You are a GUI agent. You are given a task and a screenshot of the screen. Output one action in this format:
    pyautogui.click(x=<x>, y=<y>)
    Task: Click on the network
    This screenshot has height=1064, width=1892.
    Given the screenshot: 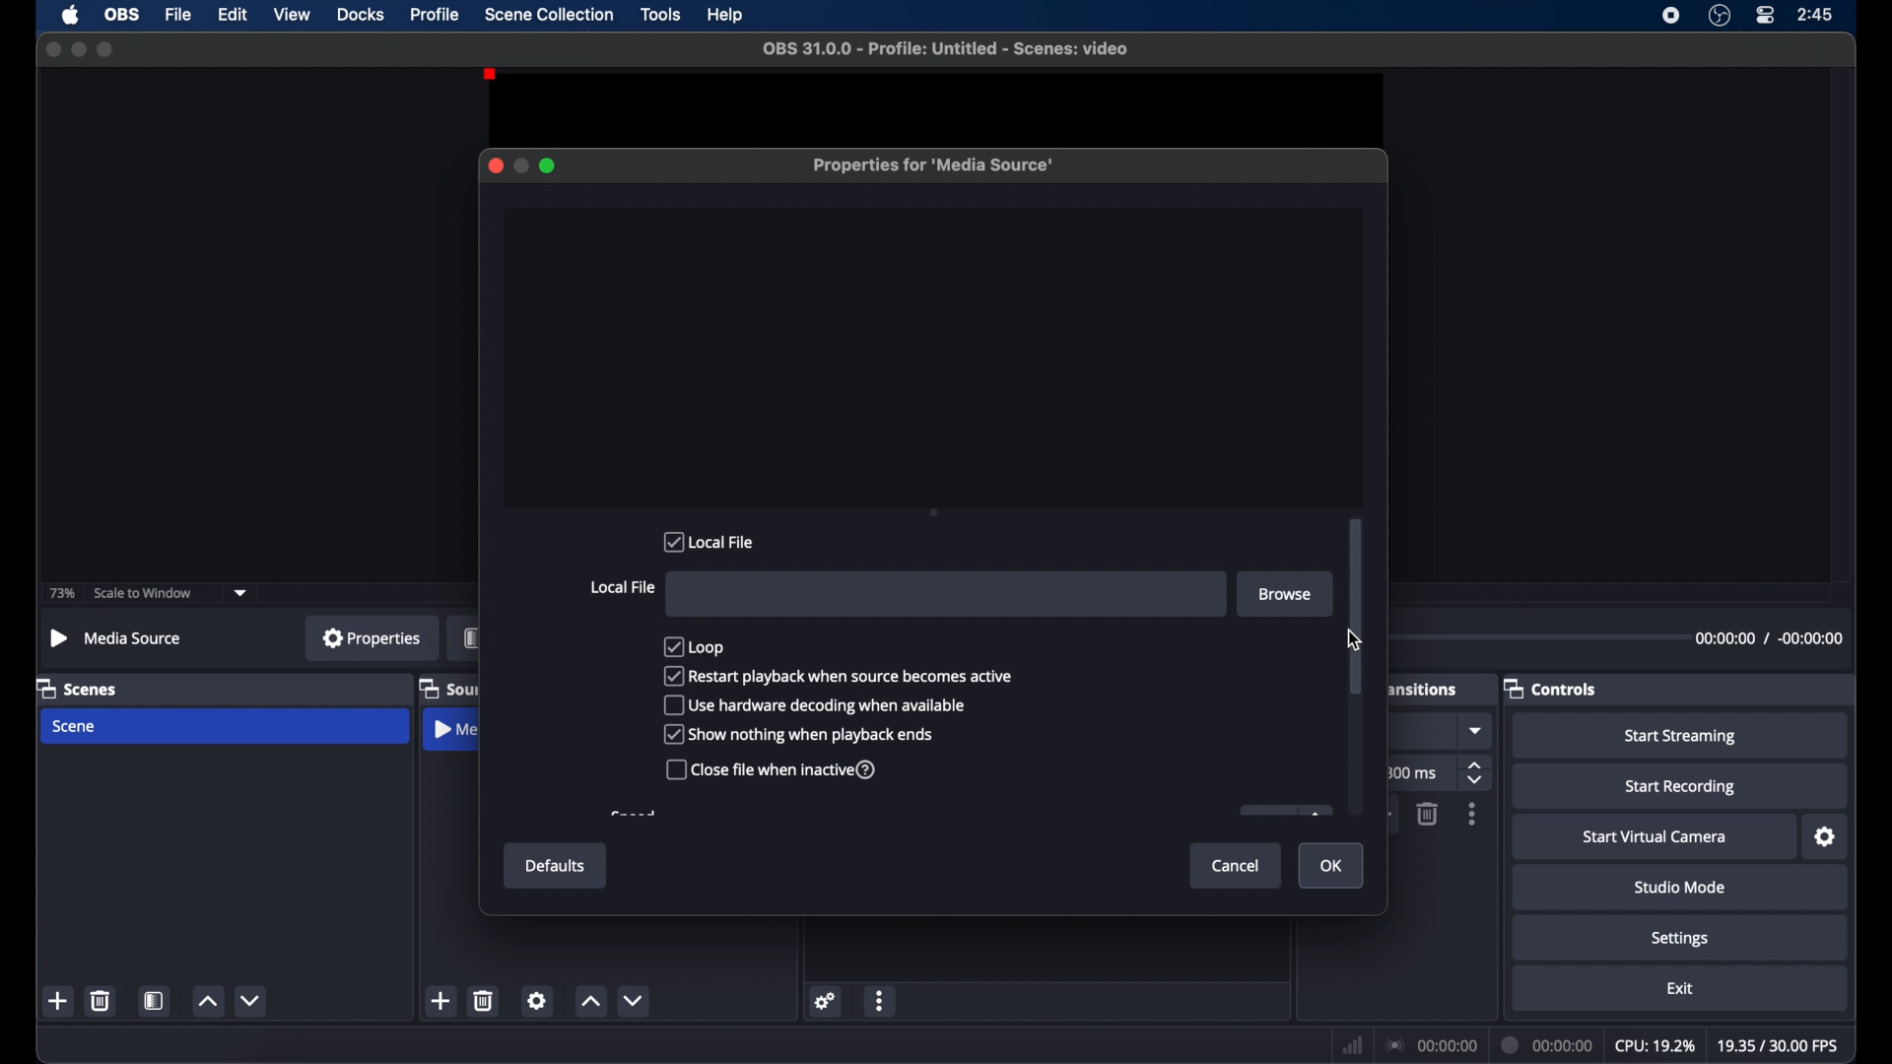 What is the action you would take?
    pyautogui.click(x=1352, y=1045)
    